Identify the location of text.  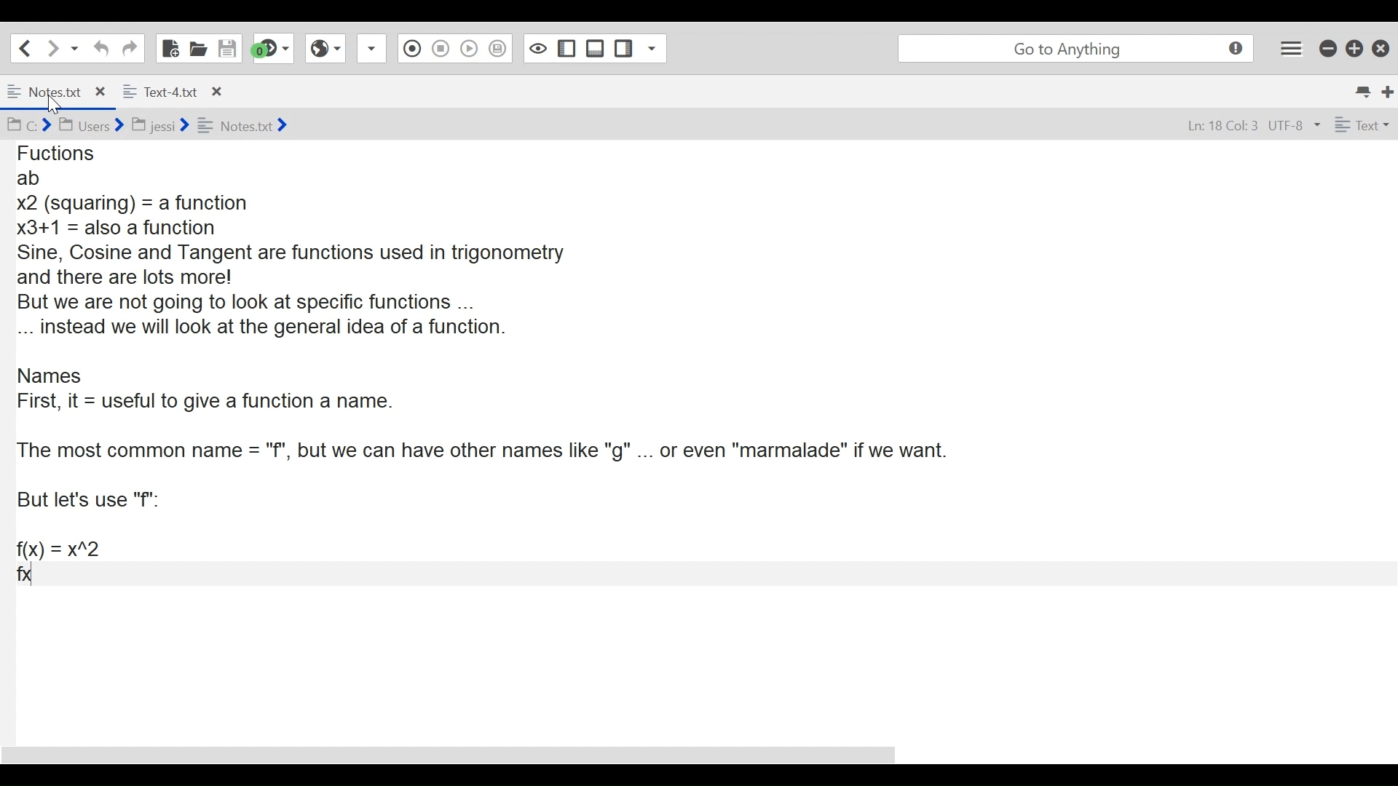
(1359, 125).